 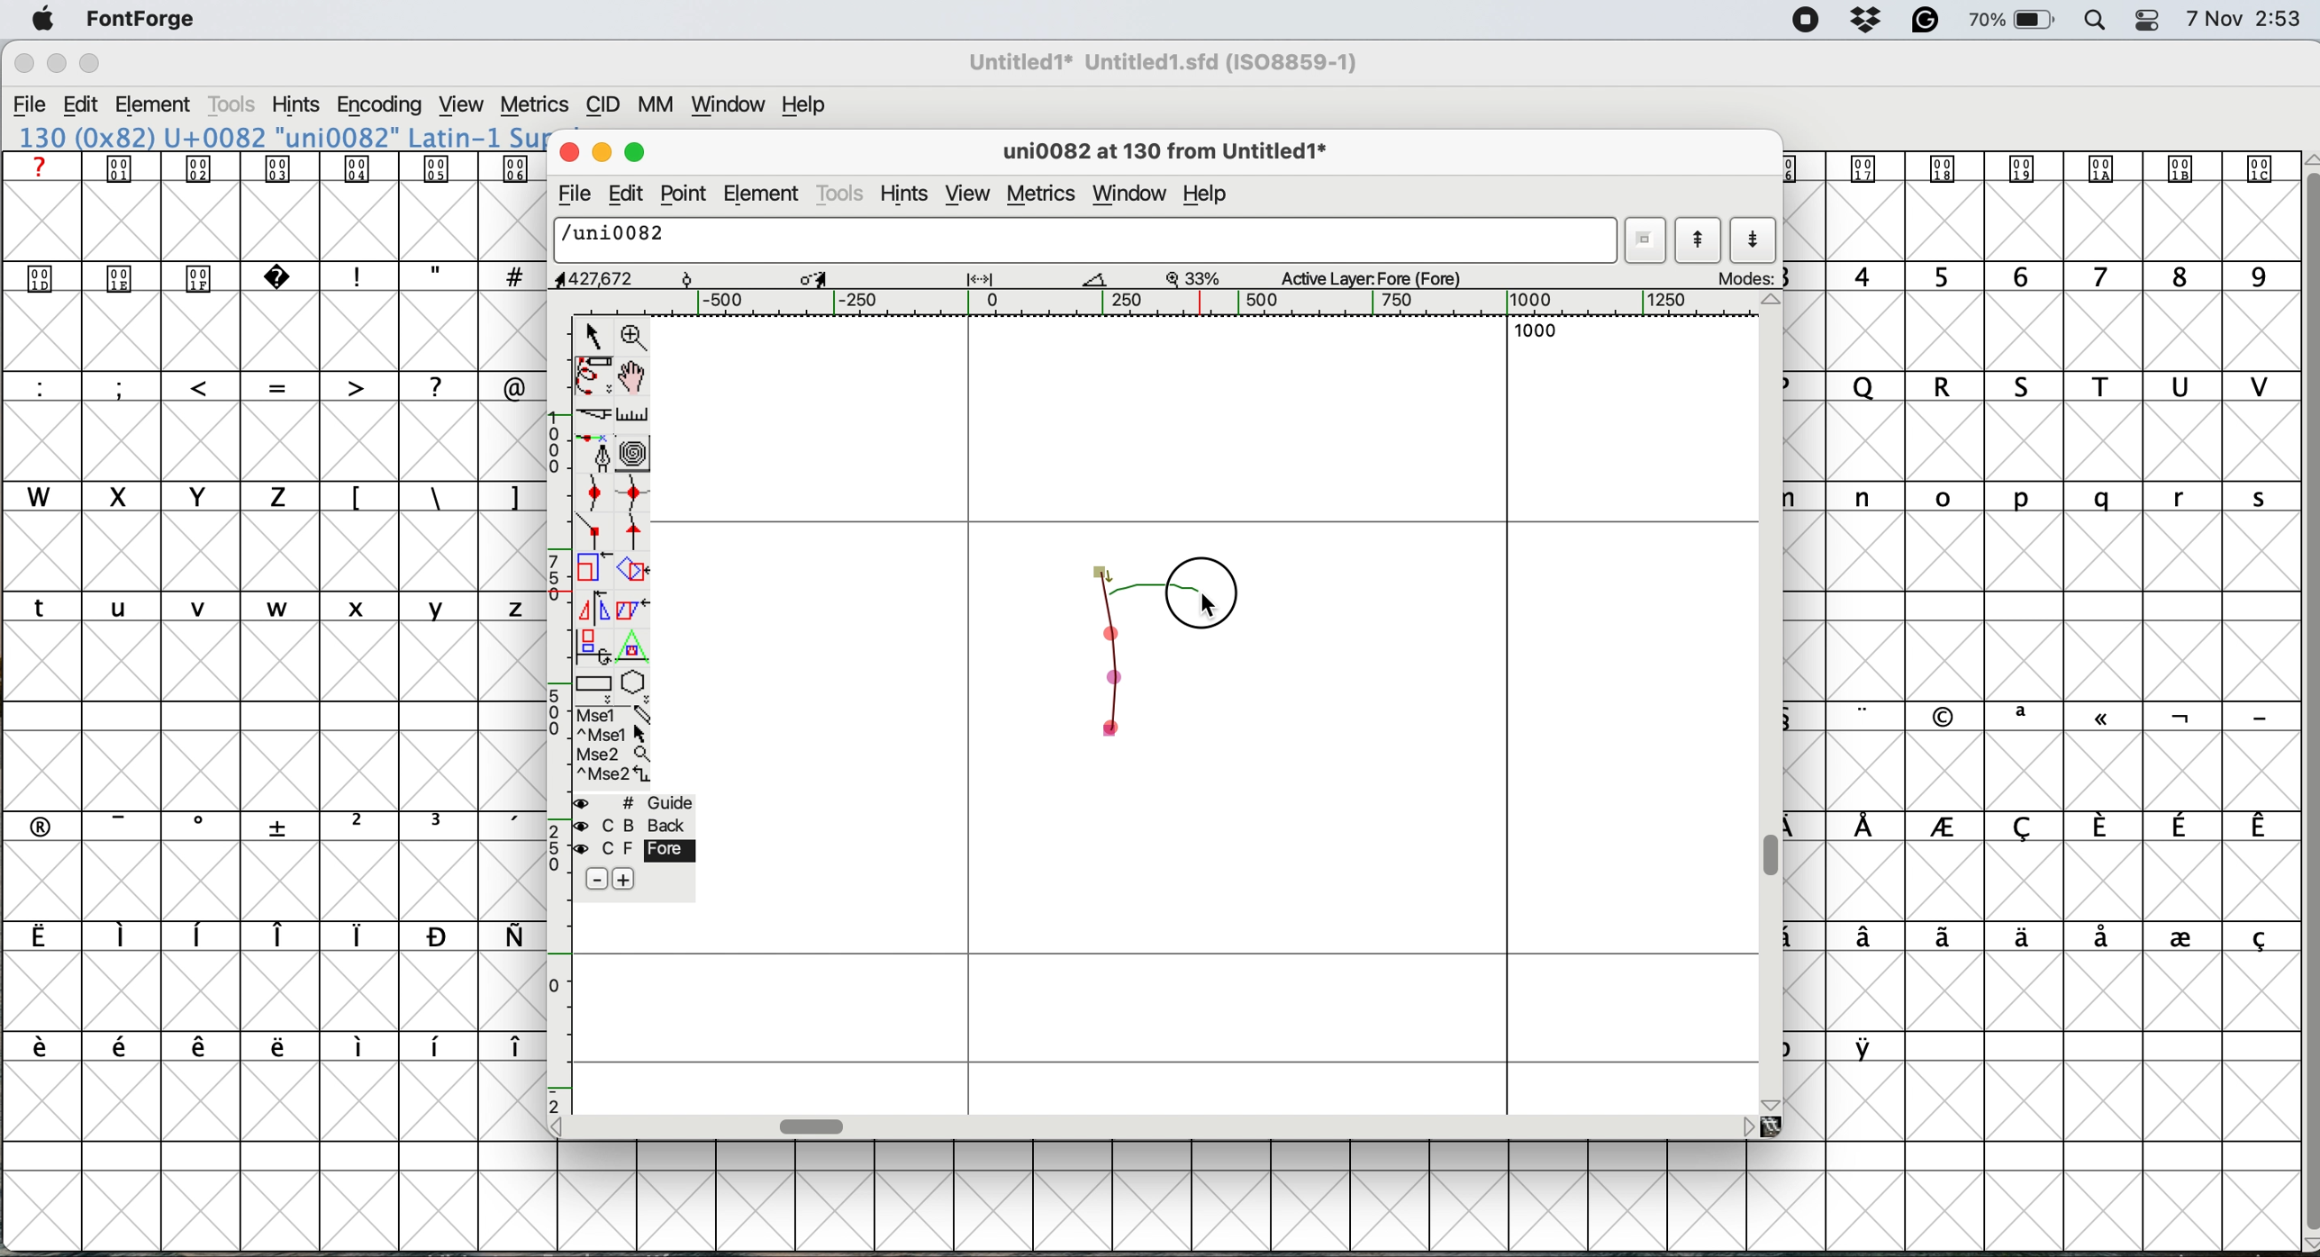 What do you see at coordinates (92, 40) in the screenshot?
I see `` at bounding box center [92, 40].